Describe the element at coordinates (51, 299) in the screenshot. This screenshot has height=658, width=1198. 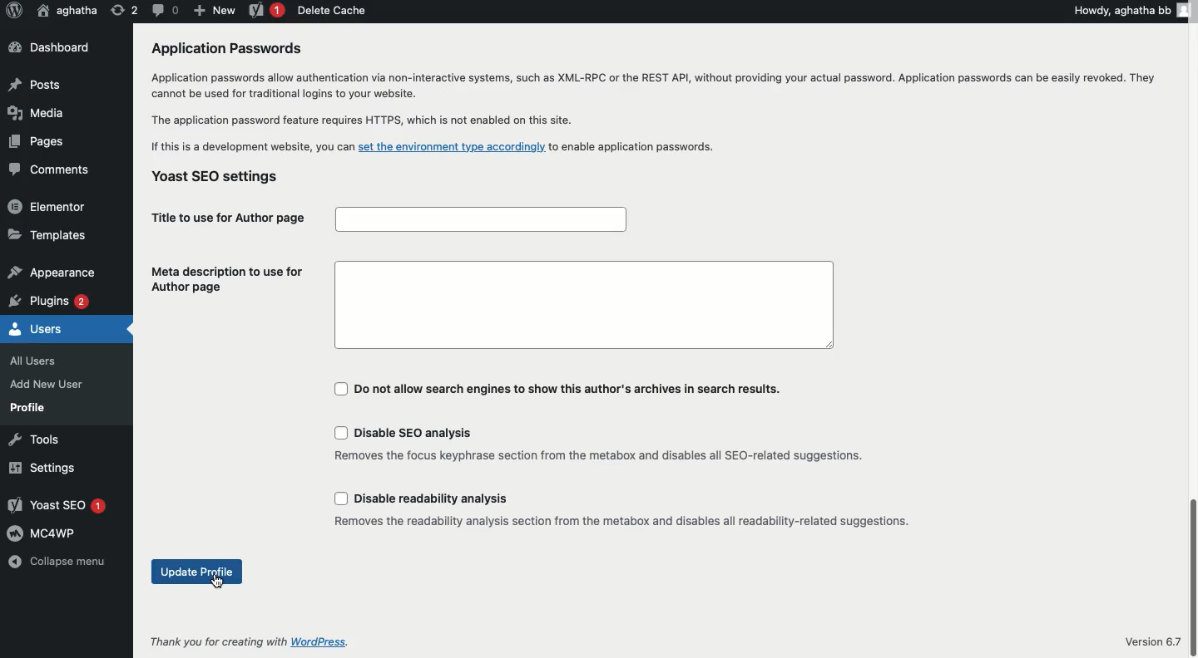
I see `Plugins` at that location.